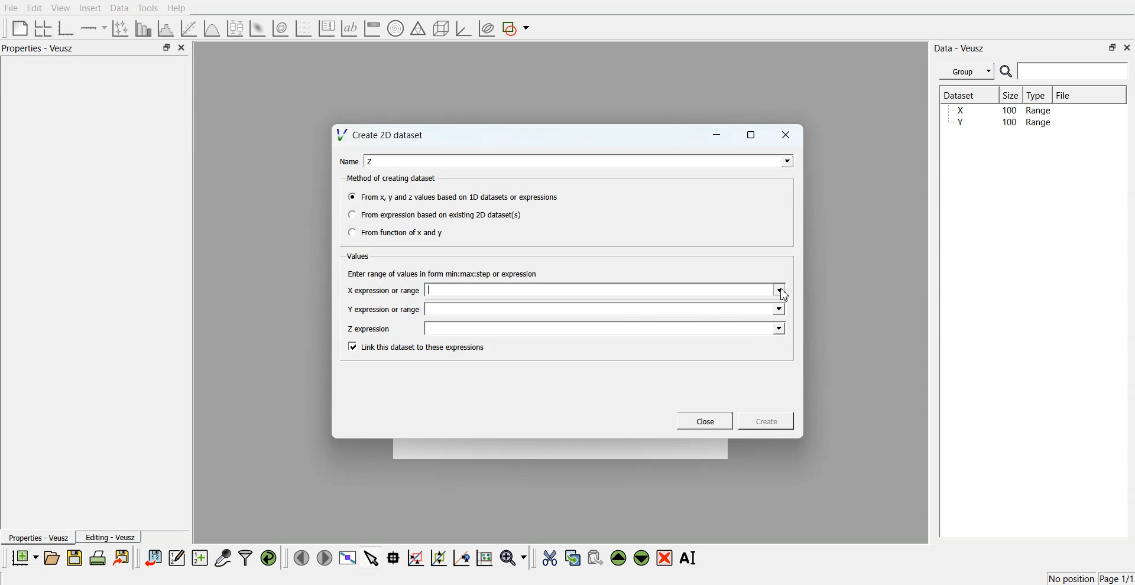 This screenshot has height=585, width=1135. Describe the element at coordinates (786, 135) in the screenshot. I see `Close` at that location.